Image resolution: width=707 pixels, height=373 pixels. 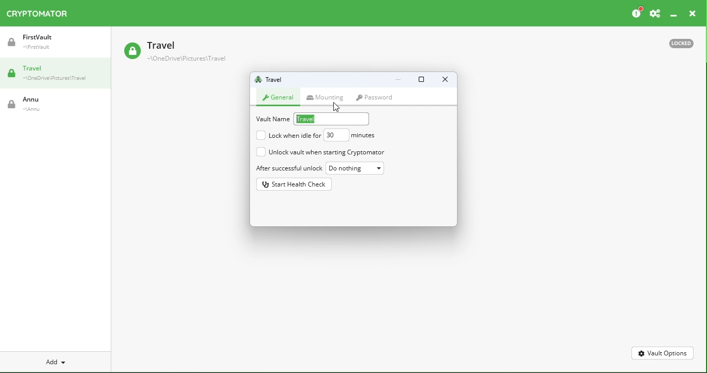 I want to click on Mounting, so click(x=329, y=97).